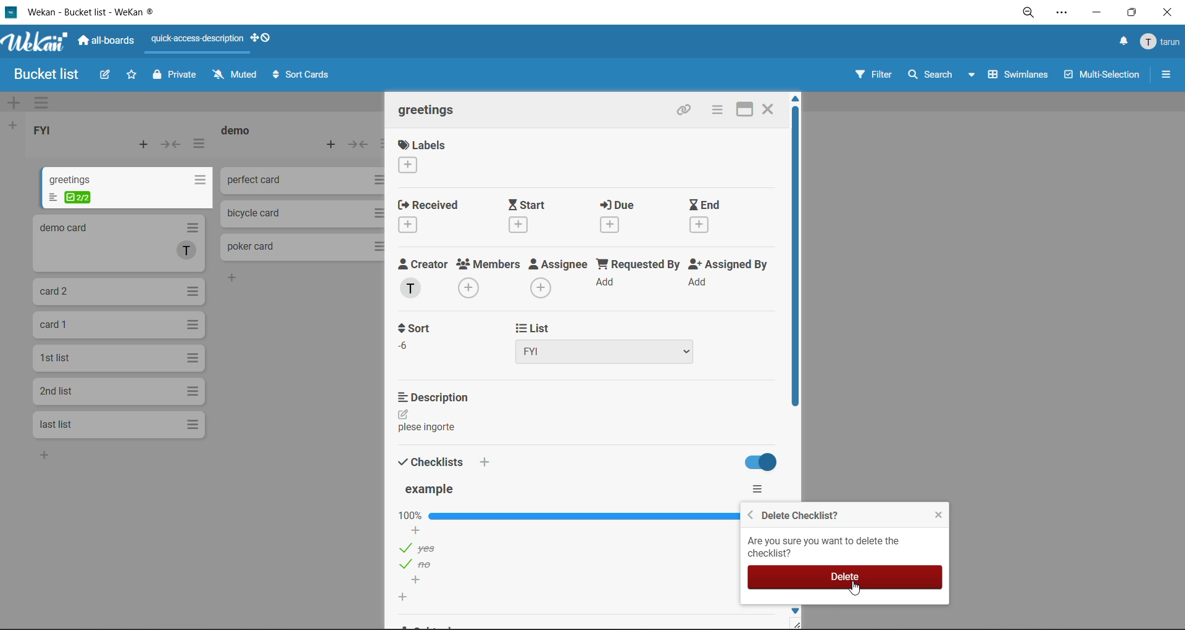 This screenshot has height=630, width=1185. Describe the element at coordinates (416, 279) in the screenshot. I see `creator` at that location.